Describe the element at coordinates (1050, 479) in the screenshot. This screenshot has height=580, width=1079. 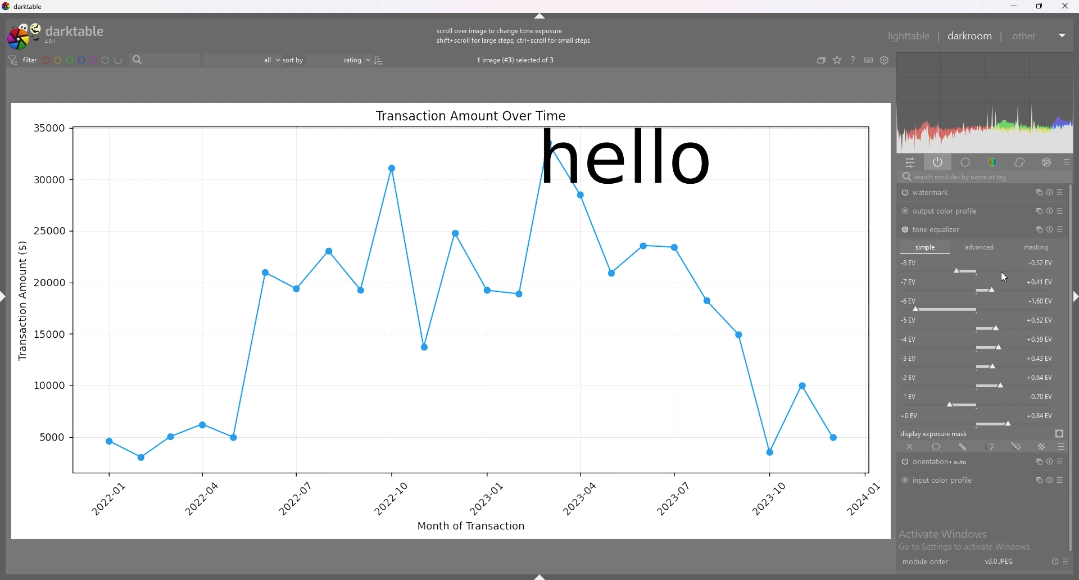
I see `multiple instance actions, reset and presets` at that location.